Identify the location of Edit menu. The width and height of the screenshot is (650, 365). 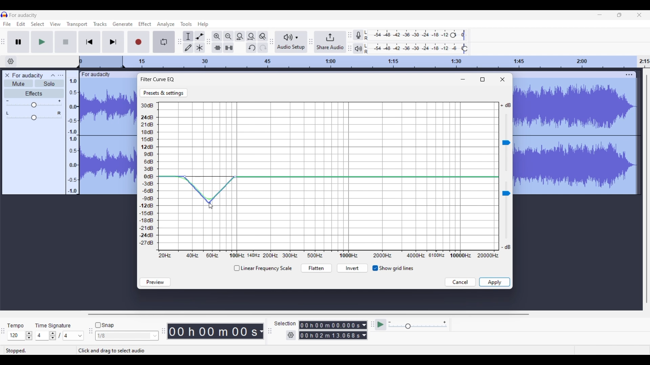
(21, 24).